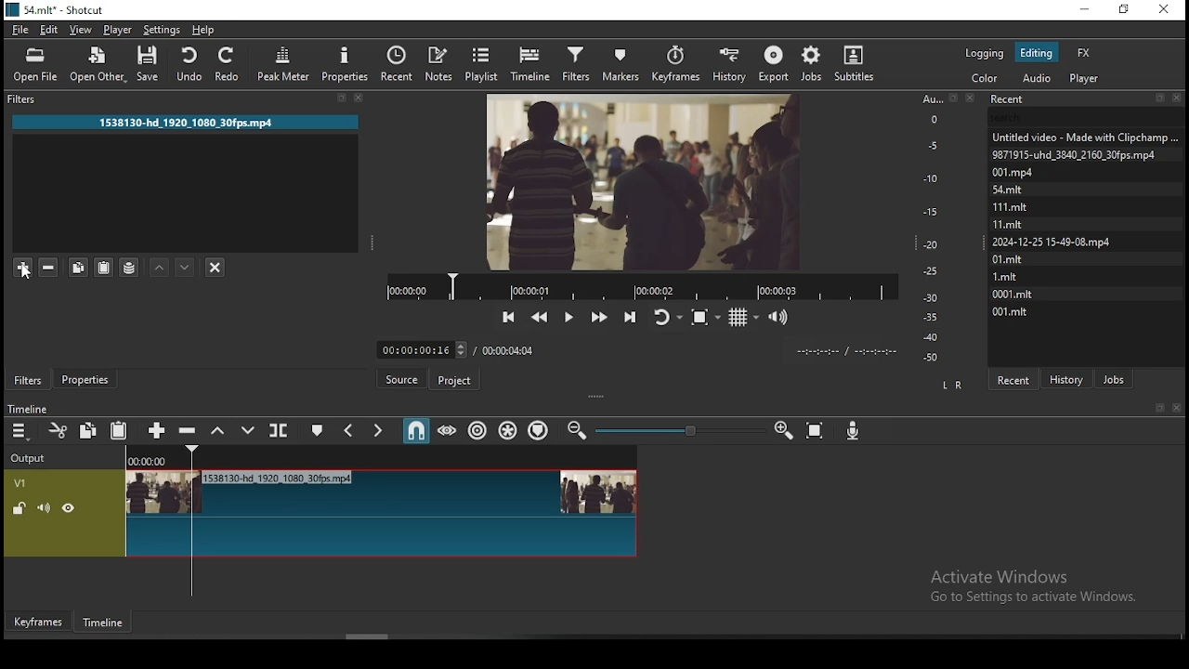  I want to click on 9871915-uhd 3840 2160 30fps.mpd, so click(1078, 154).